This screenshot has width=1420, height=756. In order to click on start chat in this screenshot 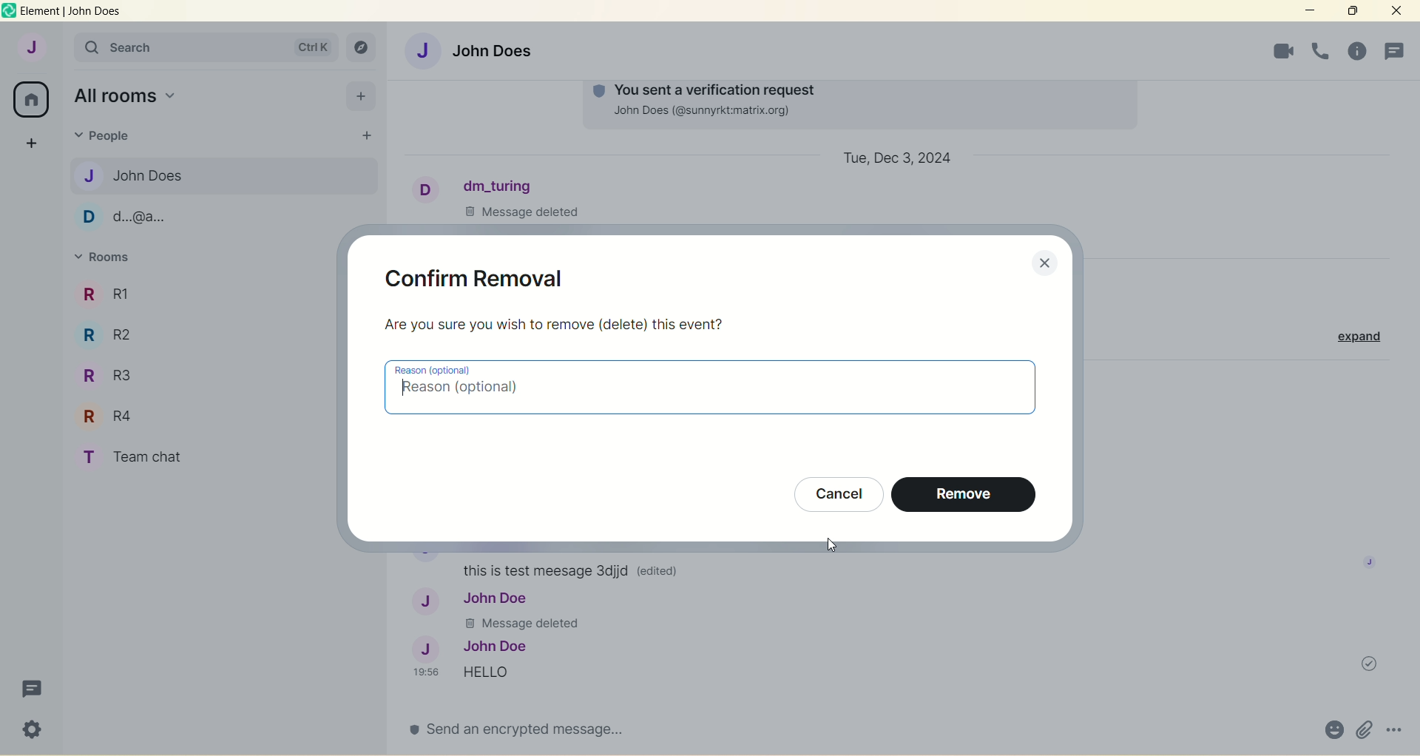, I will do `click(368, 135)`.